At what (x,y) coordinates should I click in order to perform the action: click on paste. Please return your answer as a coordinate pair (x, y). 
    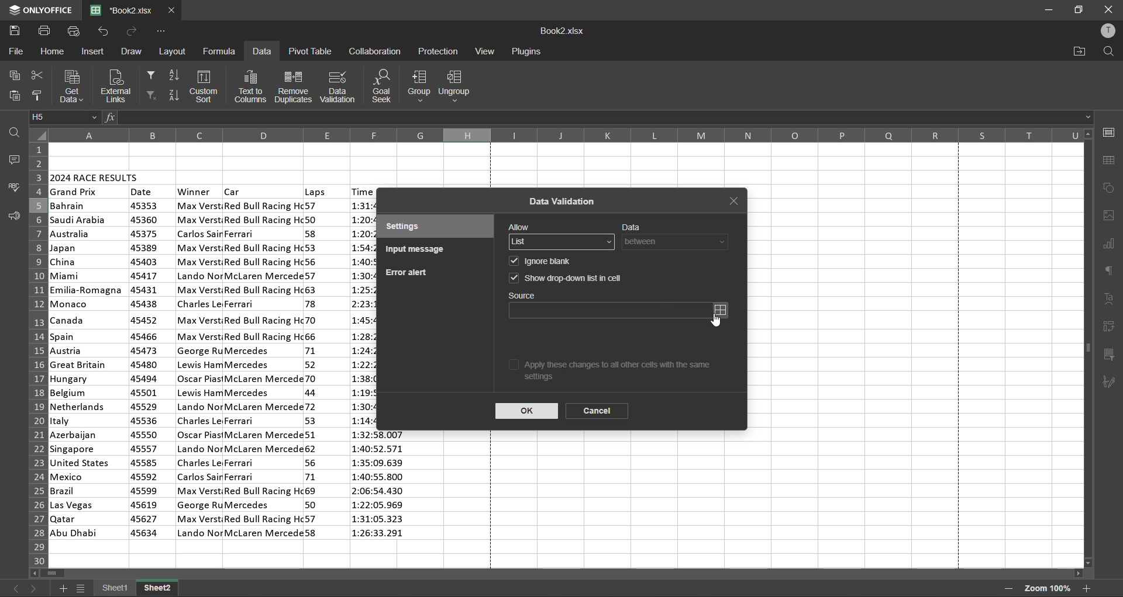
    Looking at the image, I should click on (15, 96).